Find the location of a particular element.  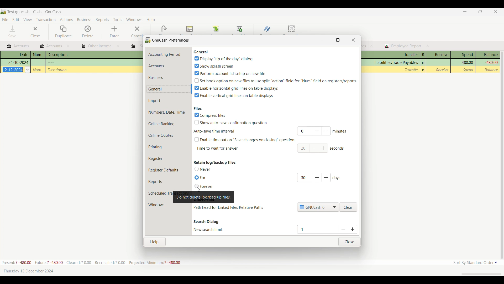

add is located at coordinates (324, 149).